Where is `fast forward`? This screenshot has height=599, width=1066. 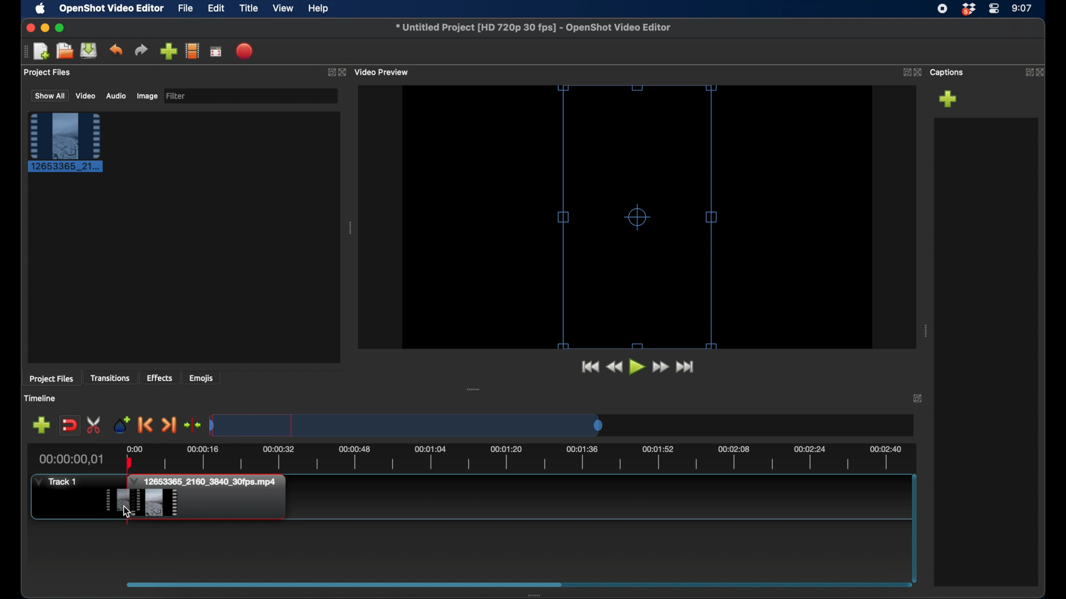 fast forward is located at coordinates (686, 367).